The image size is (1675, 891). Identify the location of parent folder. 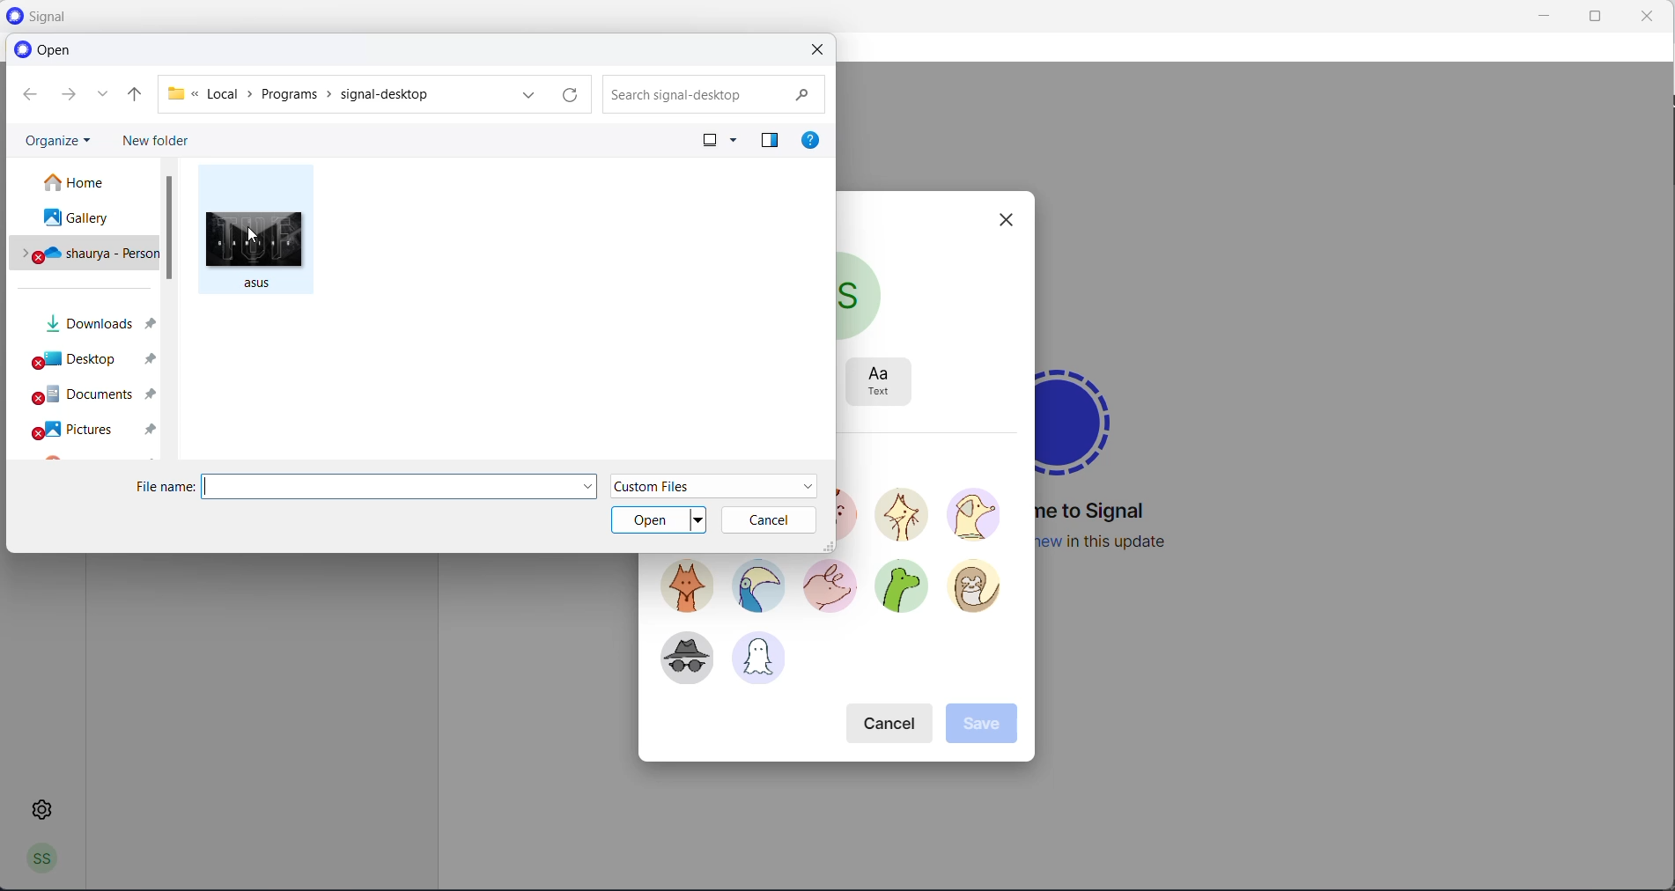
(137, 94).